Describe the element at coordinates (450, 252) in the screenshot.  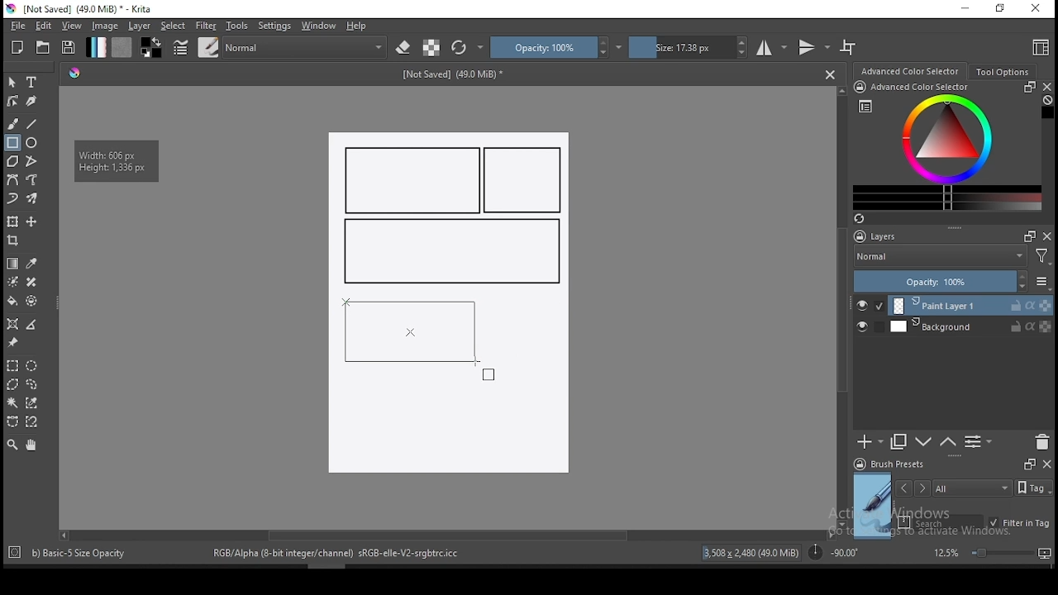
I see `new rectangle` at that location.